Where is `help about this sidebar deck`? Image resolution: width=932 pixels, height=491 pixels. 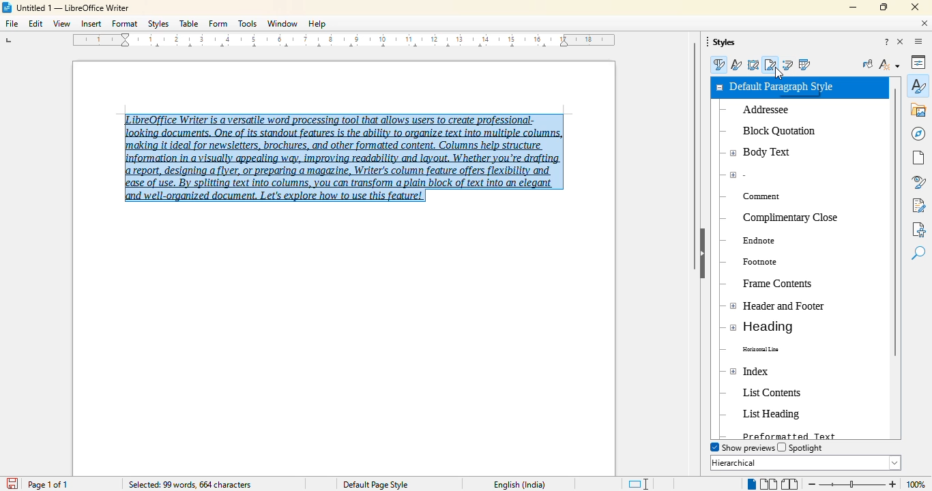 help about this sidebar deck is located at coordinates (887, 42).